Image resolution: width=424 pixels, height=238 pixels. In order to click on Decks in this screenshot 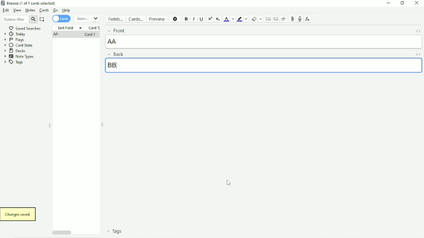, I will do `click(15, 51)`.